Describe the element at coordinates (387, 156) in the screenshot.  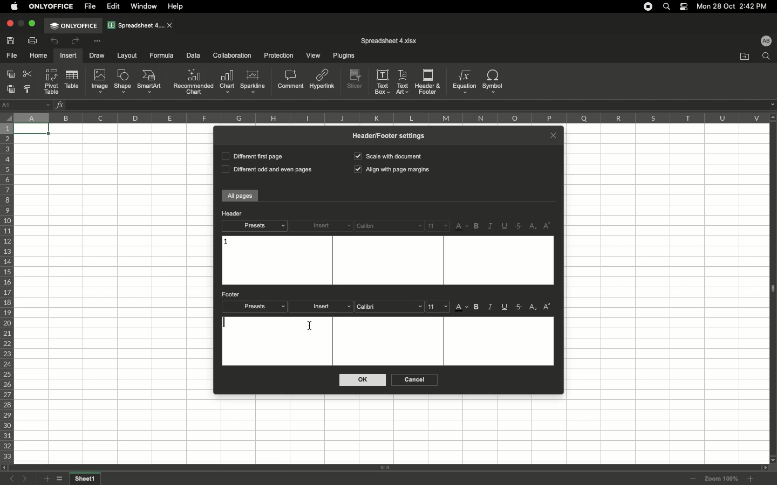
I see `Scale with document` at that location.